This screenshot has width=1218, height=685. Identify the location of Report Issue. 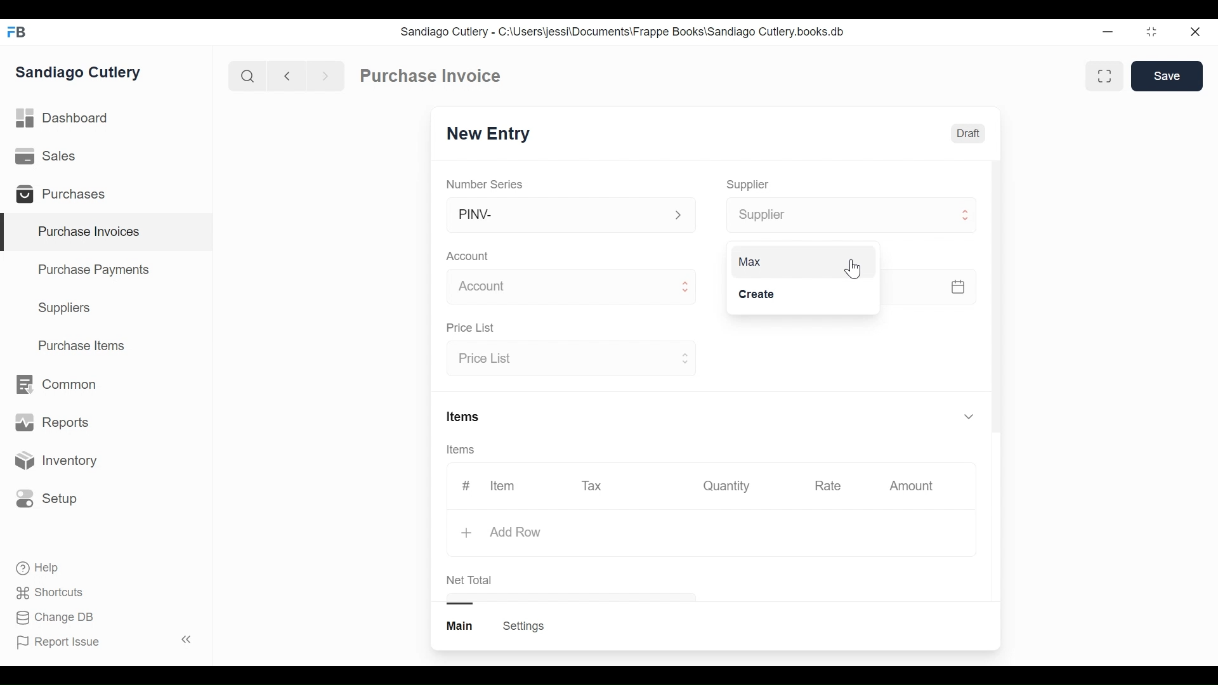
(103, 641).